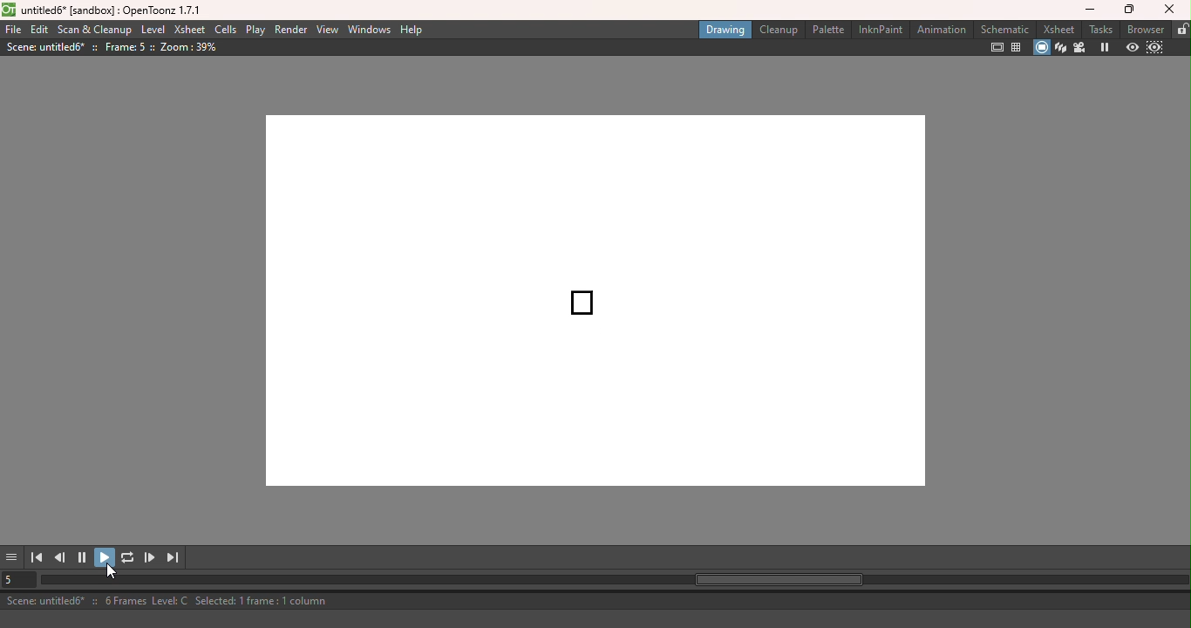  Describe the element at coordinates (1099, 30) in the screenshot. I see `Tasks` at that location.